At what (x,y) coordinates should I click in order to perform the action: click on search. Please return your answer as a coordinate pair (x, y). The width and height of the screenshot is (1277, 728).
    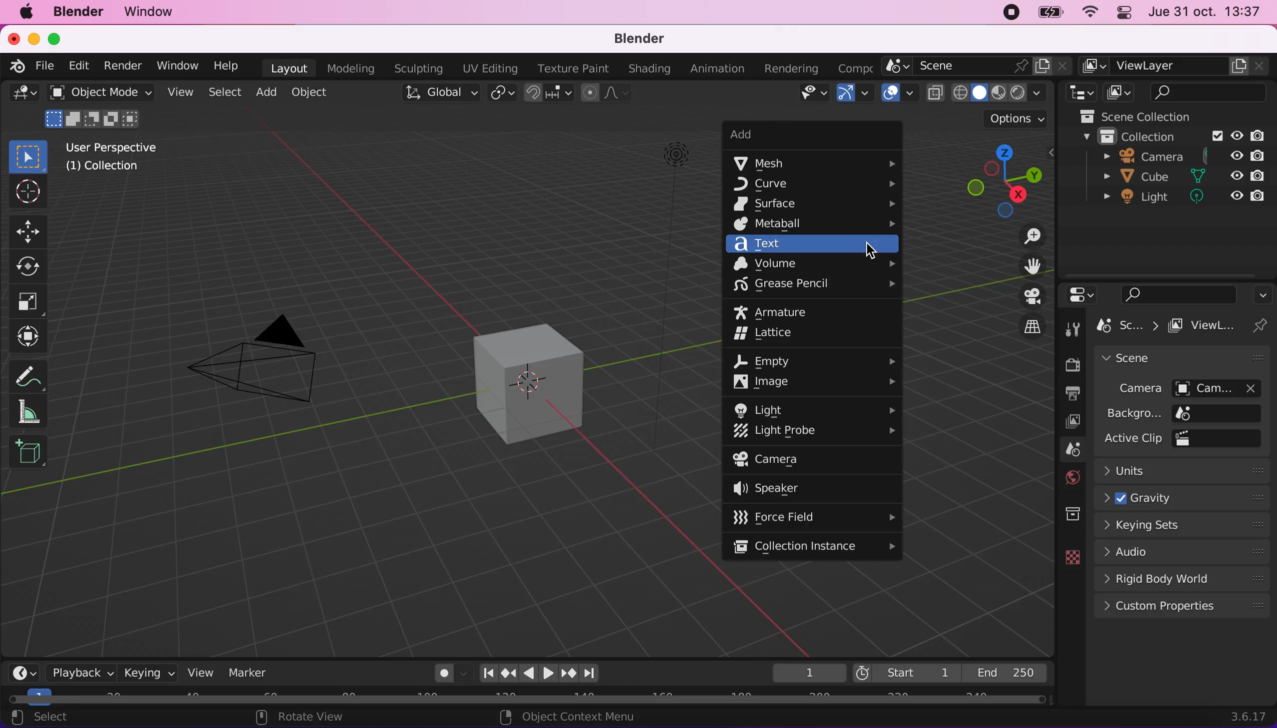
    Looking at the image, I should click on (1212, 92).